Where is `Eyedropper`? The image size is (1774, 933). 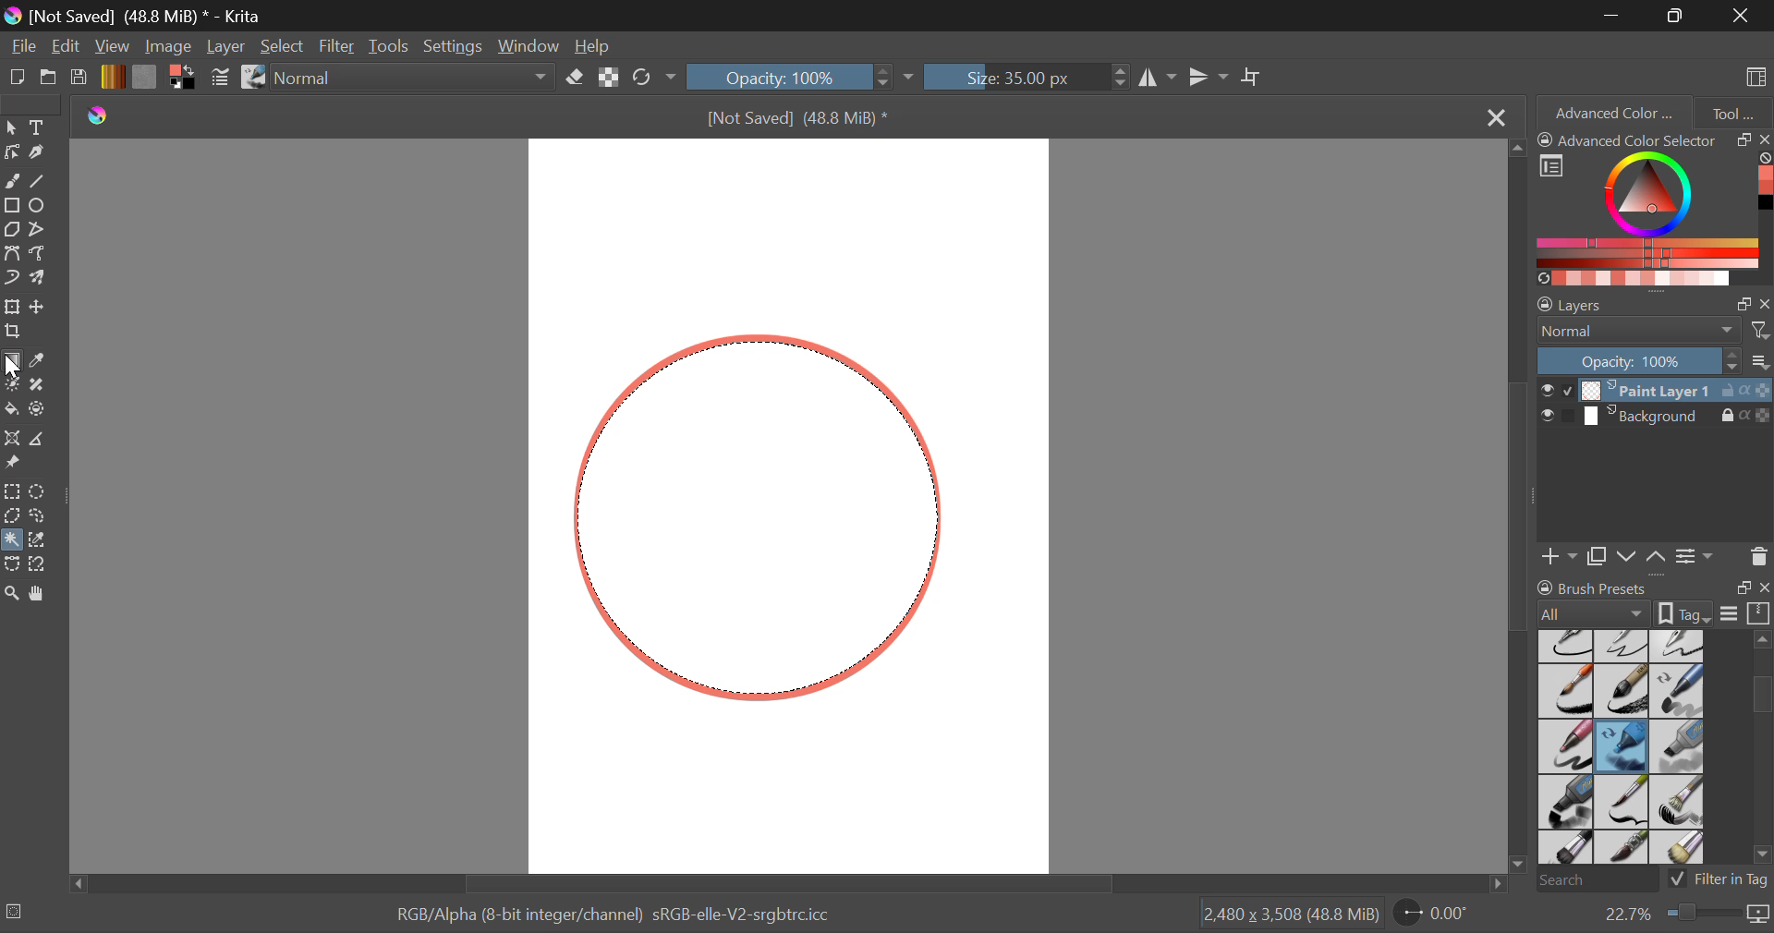 Eyedropper is located at coordinates (43, 361).